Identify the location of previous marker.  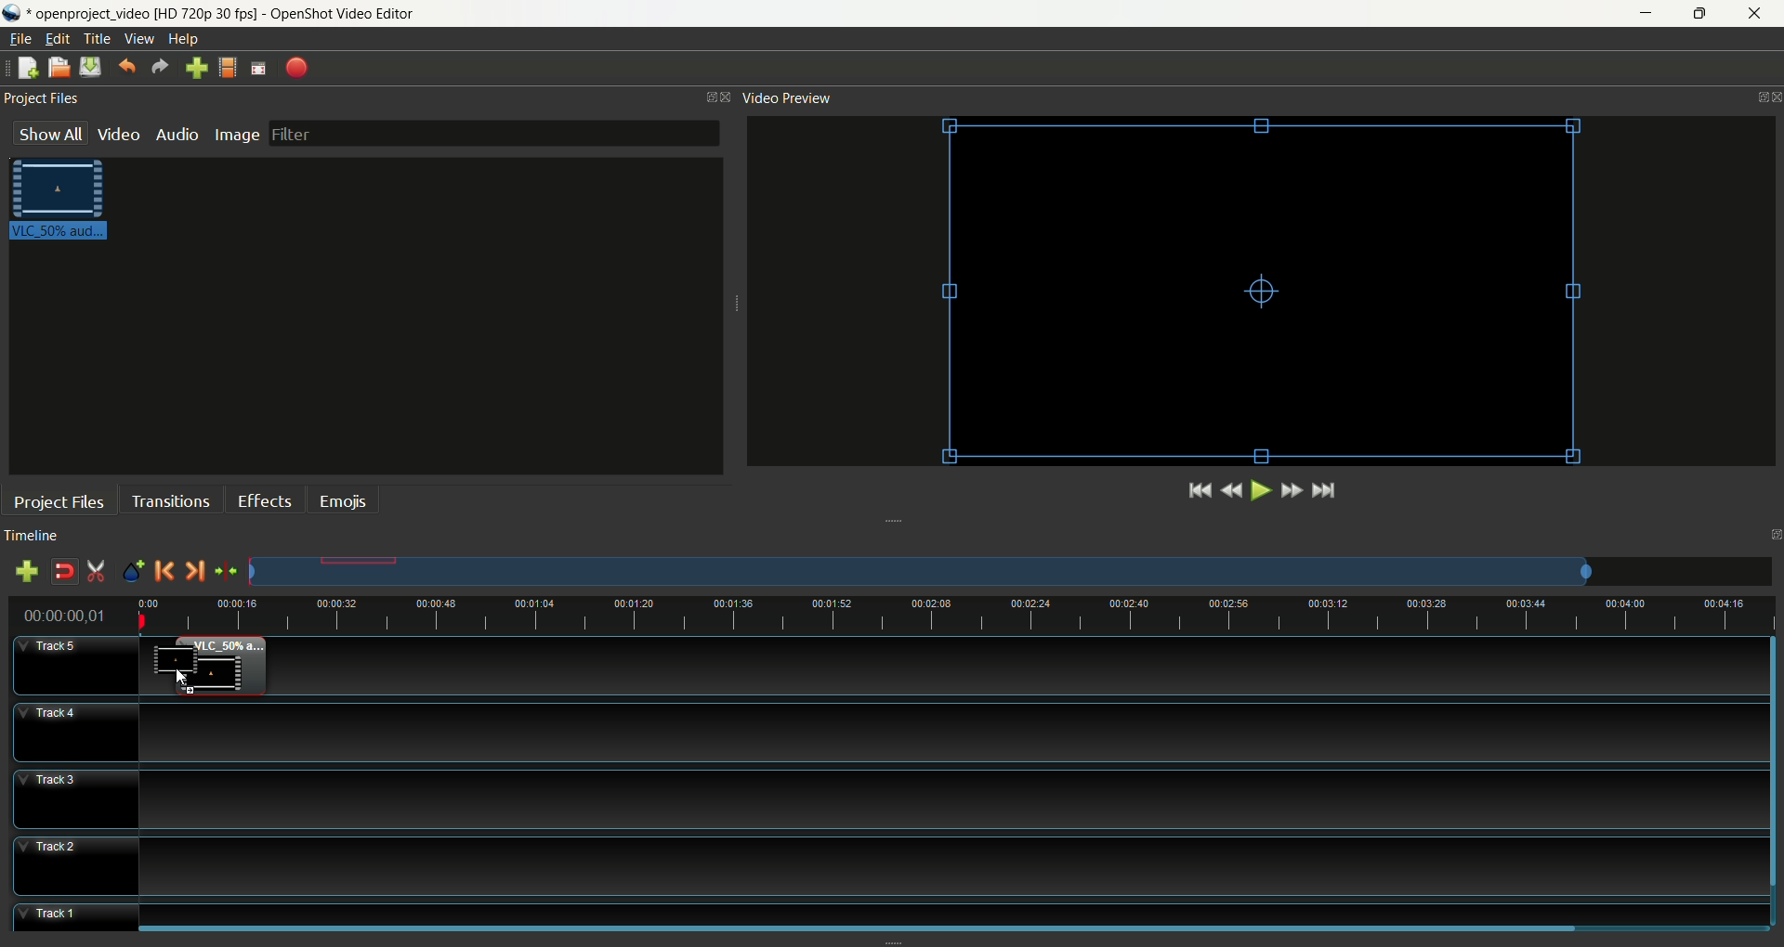
(164, 570).